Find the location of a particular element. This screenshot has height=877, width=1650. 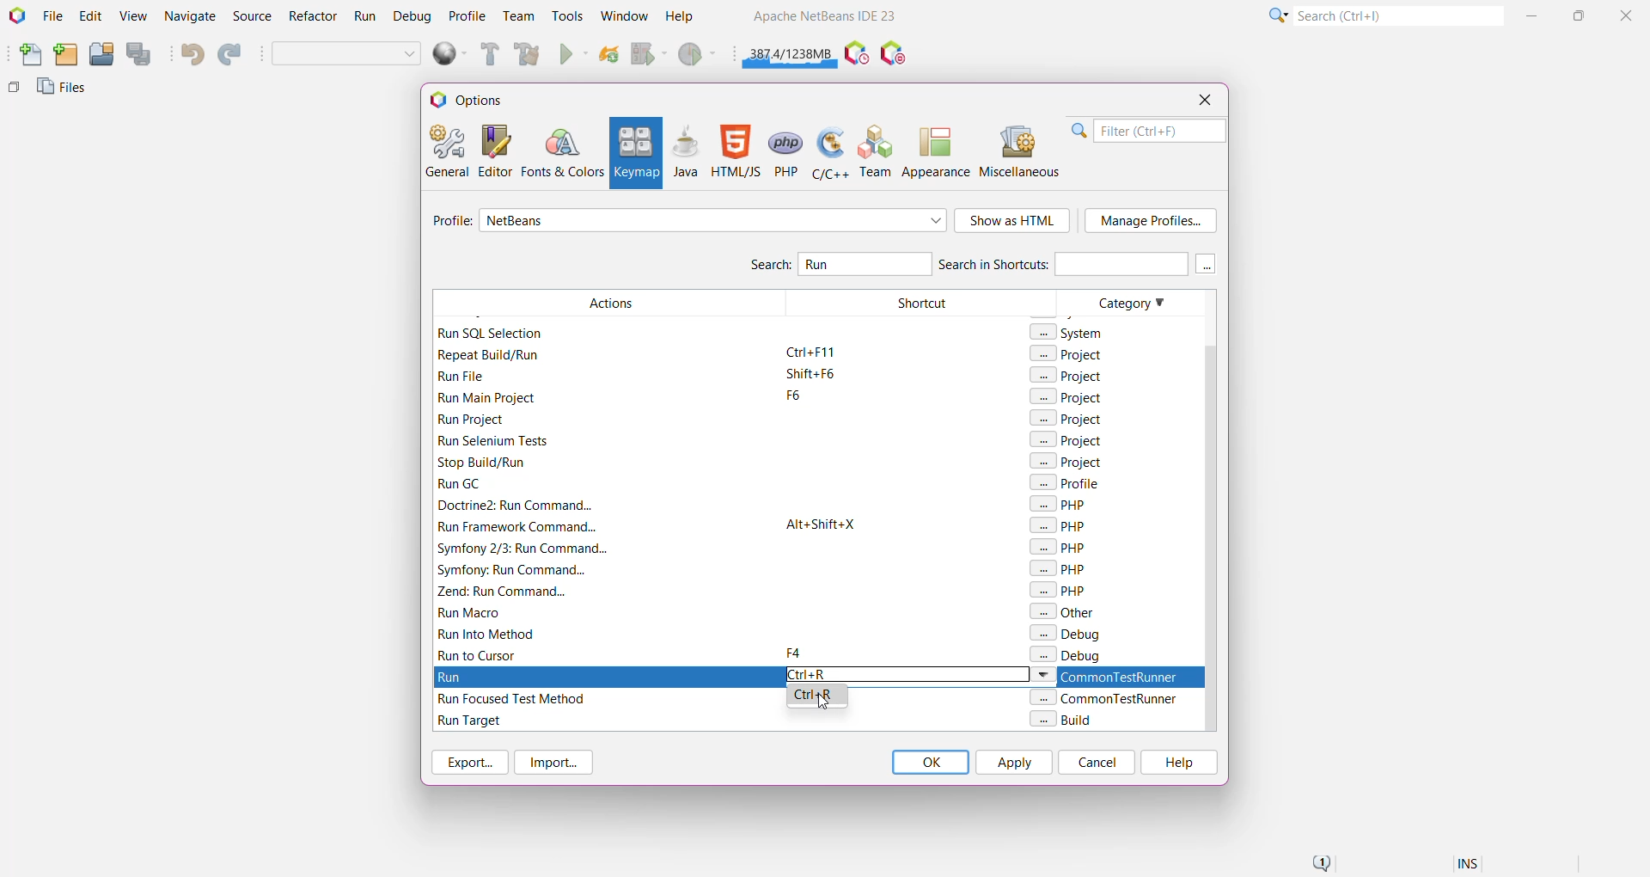

Window is located at coordinates (624, 15).